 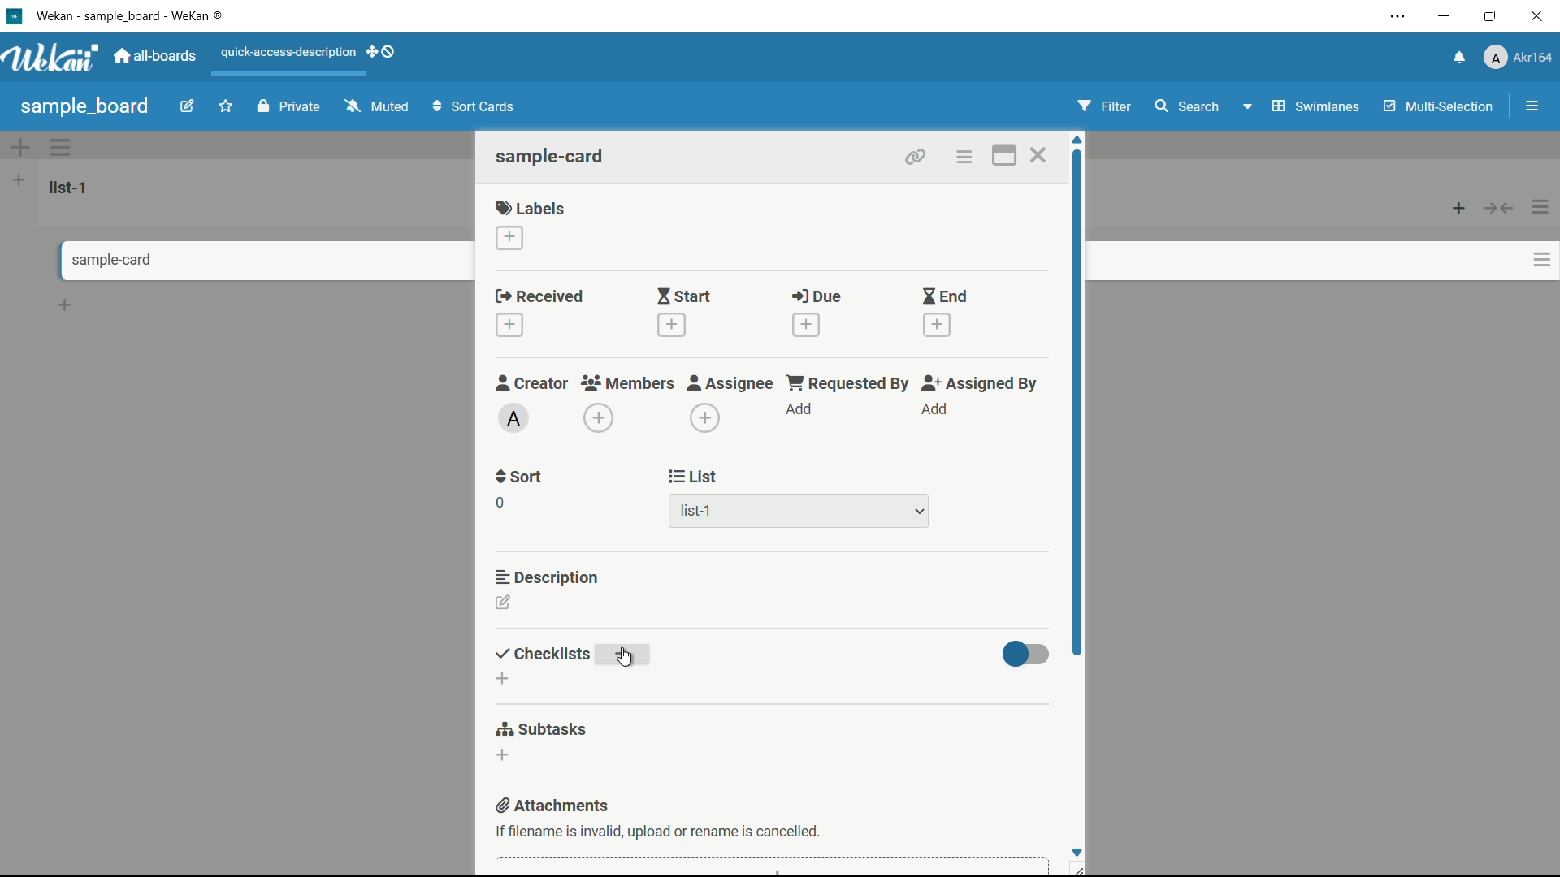 What do you see at coordinates (50, 58) in the screenshot?
I see `app logo` at bounding box center [50, 58].